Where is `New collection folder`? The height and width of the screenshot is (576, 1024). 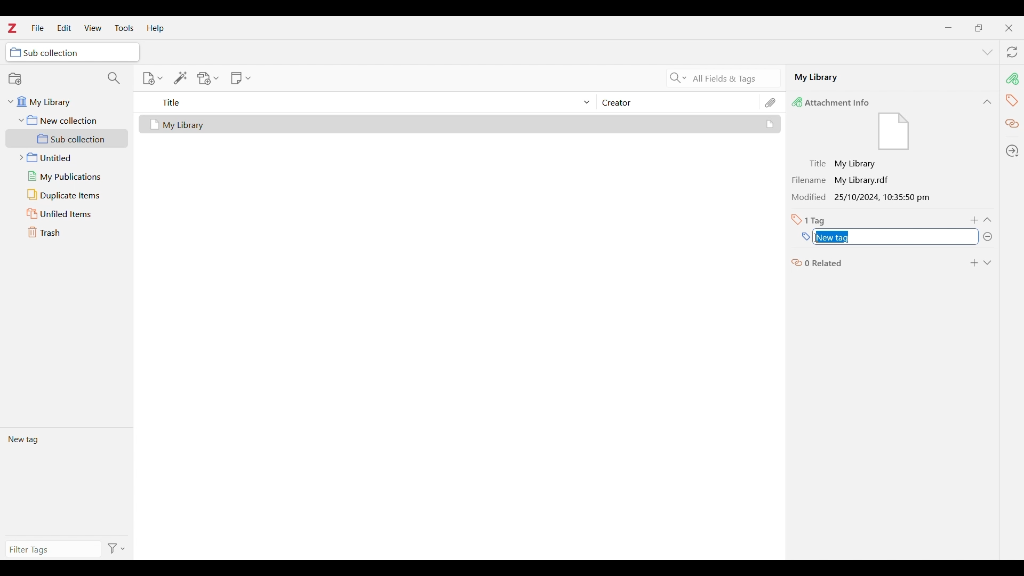
New collection folder is located at coordinates (67, 120).